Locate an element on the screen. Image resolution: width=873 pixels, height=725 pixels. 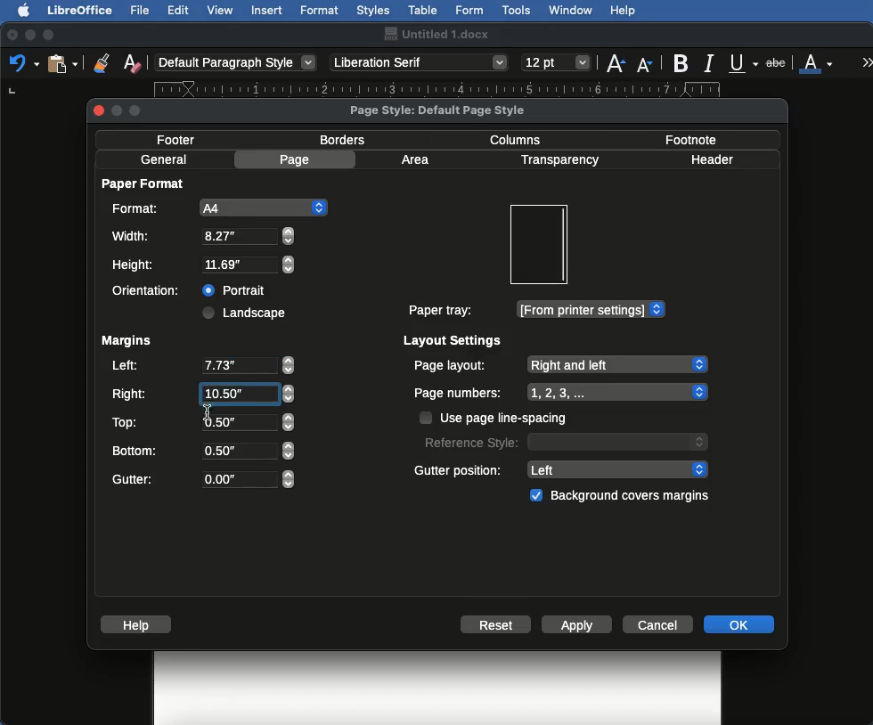
Columns is located at coordinates (520, 138).